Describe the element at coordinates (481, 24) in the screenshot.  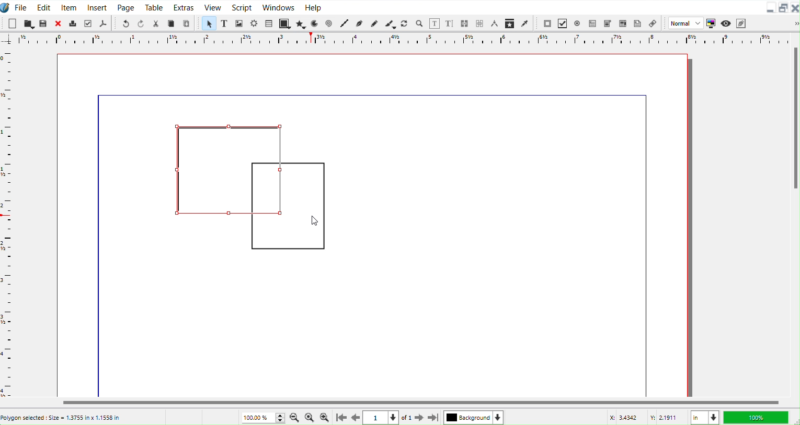
I see `Unlink frame work` at that location.